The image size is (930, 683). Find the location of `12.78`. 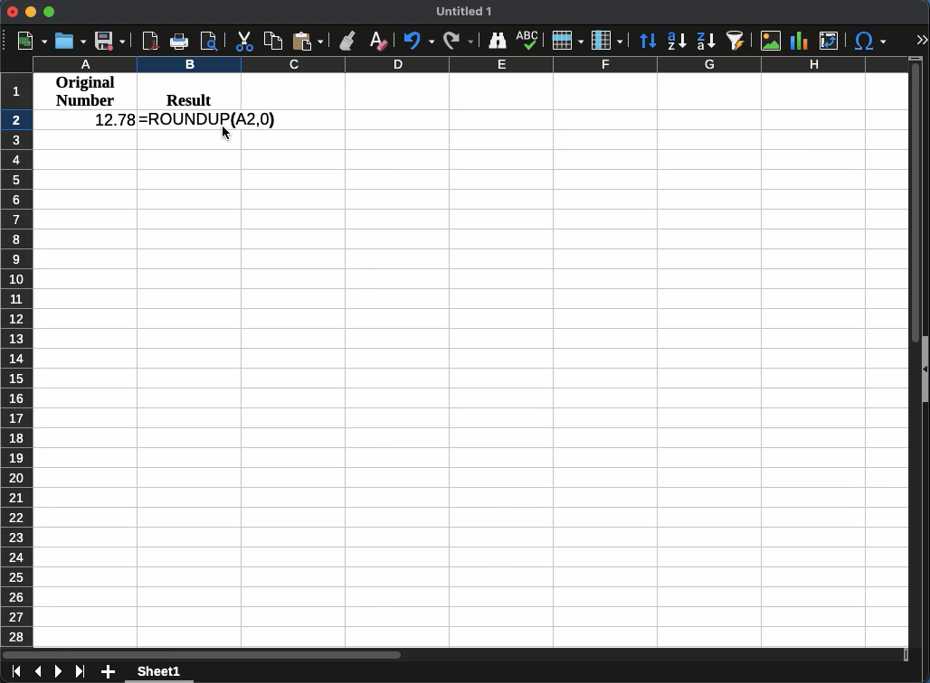

12.78 is located at coordinates (113, 118).